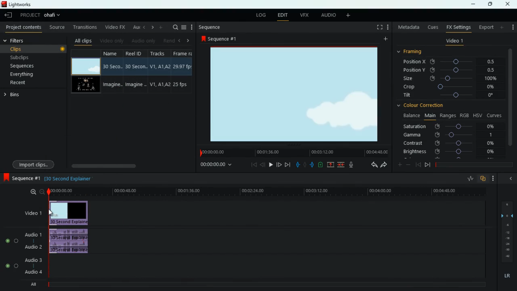 This screenshot has width=517, height=291. I want to click on 00:00:00:00 (time), so click(216, 164).